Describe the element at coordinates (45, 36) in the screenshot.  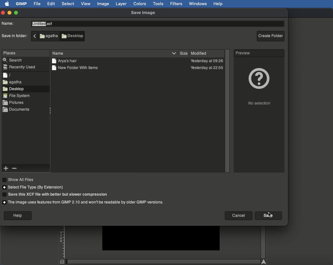
I see `Macbook` at that location.